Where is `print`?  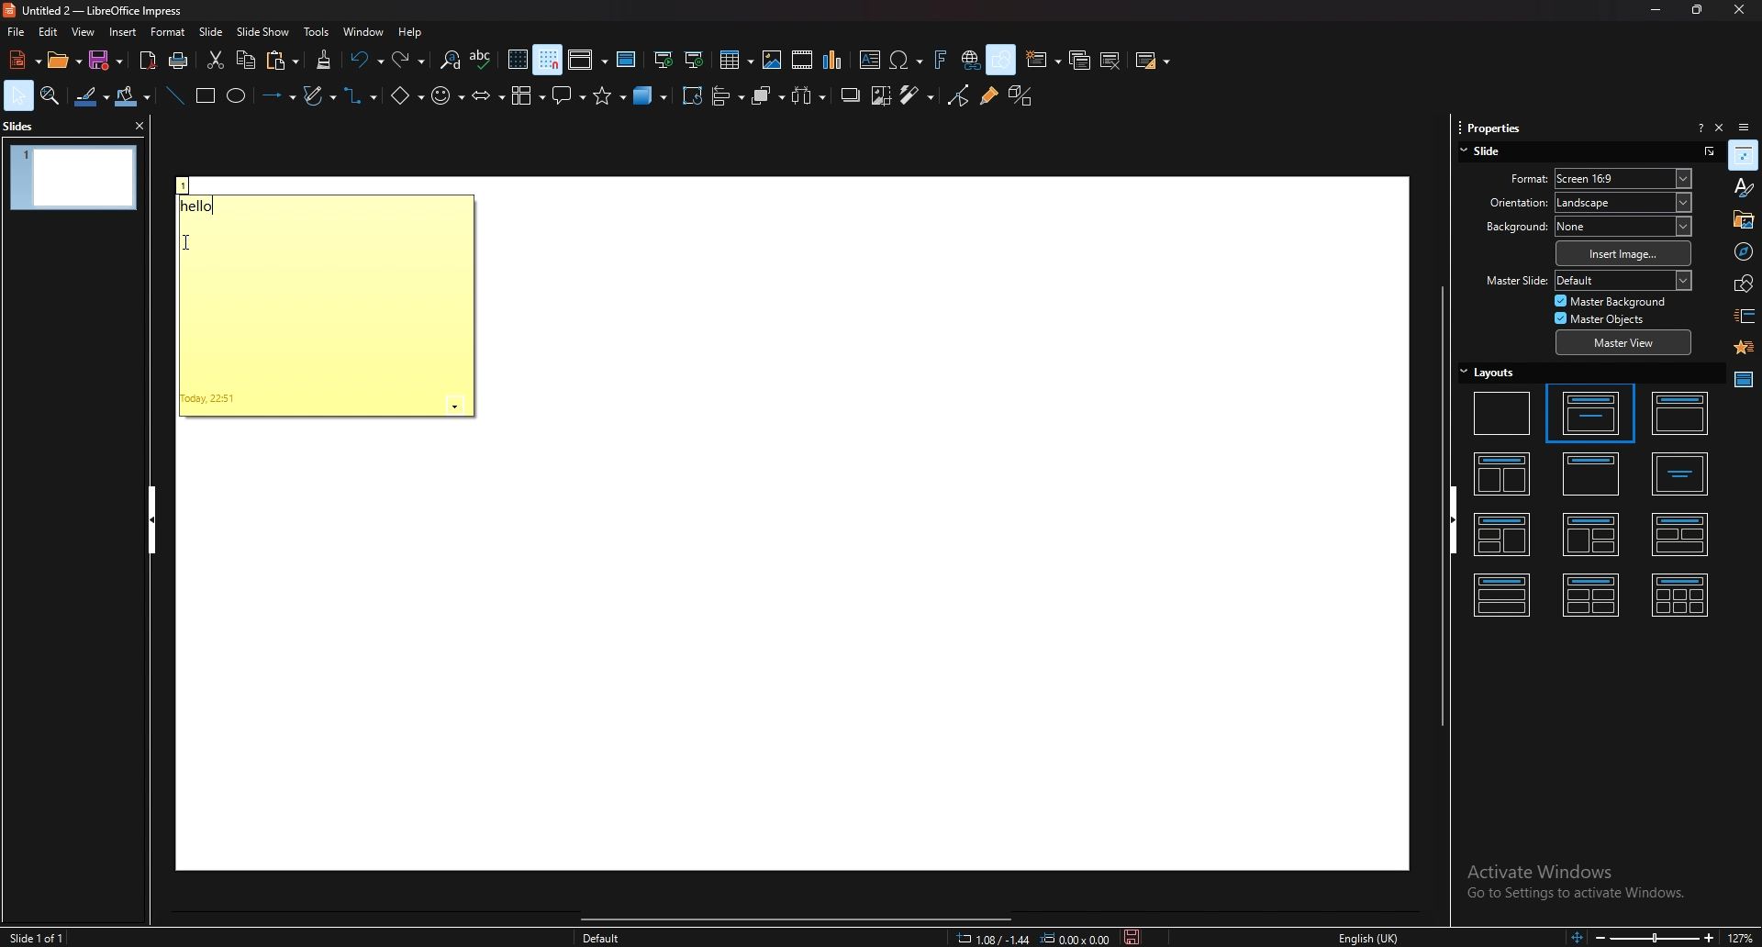 print is located at coordinates (179, 61).